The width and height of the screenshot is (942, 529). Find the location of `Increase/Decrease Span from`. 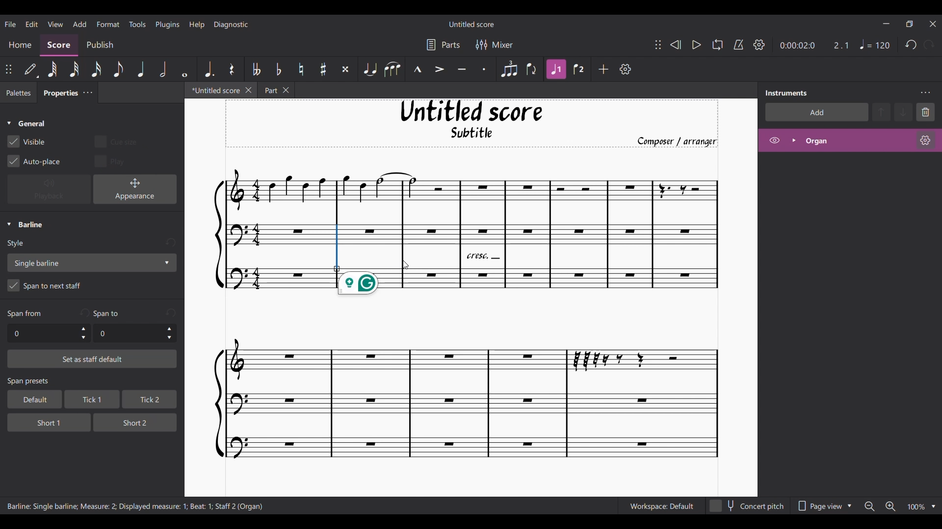

Increase/Decrease Span from is located at coordinates (84, 333).